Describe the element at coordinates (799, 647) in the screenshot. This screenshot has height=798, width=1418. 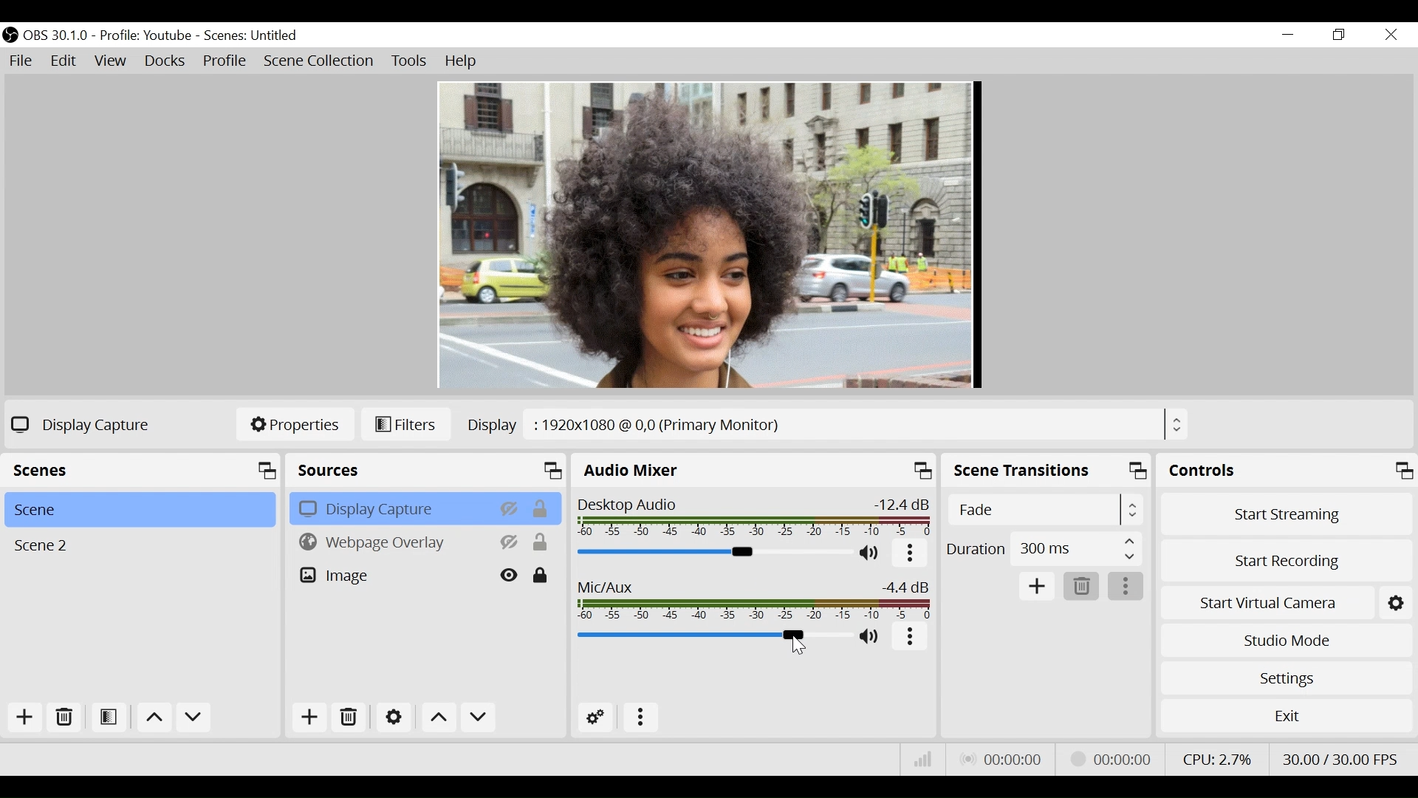
I see `cursor` at that location.